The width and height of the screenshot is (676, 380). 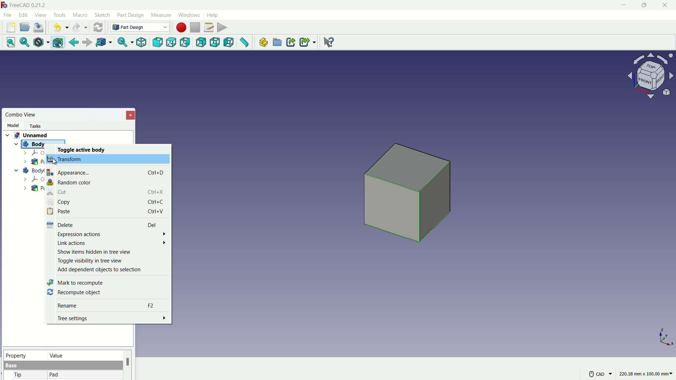 I want to click on axis, so click(x=666, y=337).